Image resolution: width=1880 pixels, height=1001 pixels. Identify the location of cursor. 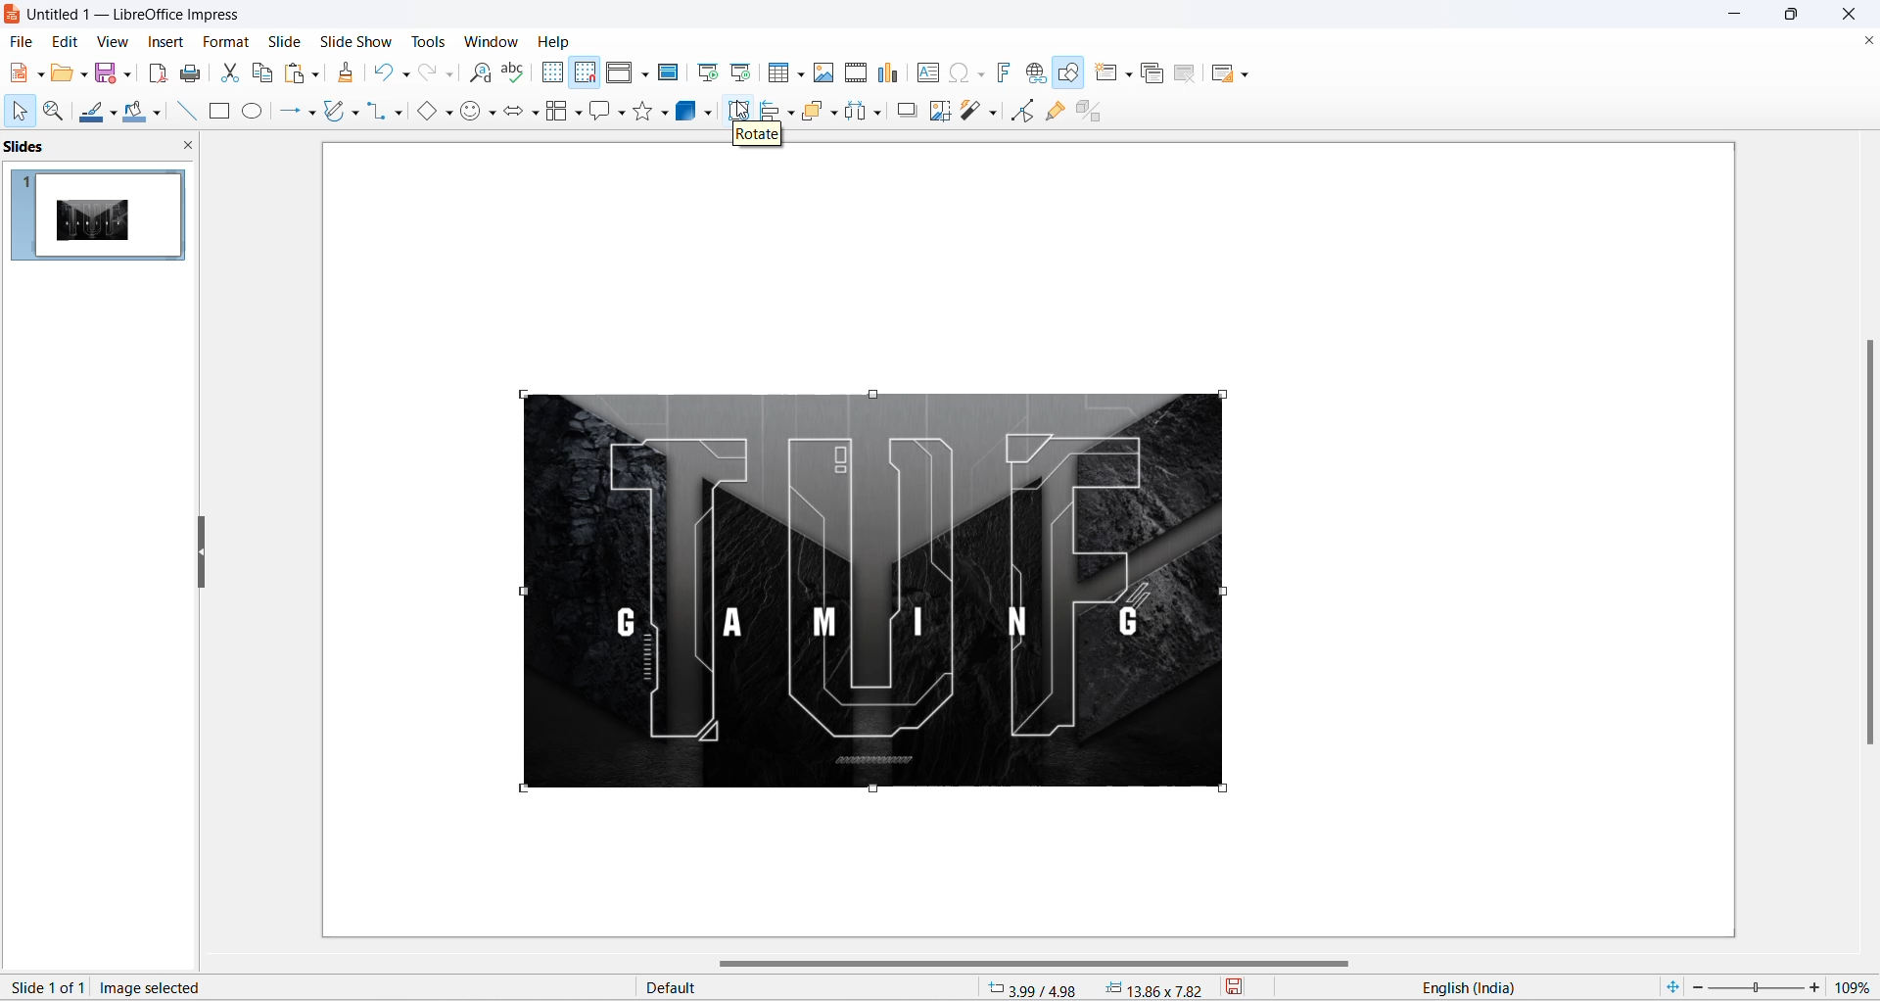
(738, 105).